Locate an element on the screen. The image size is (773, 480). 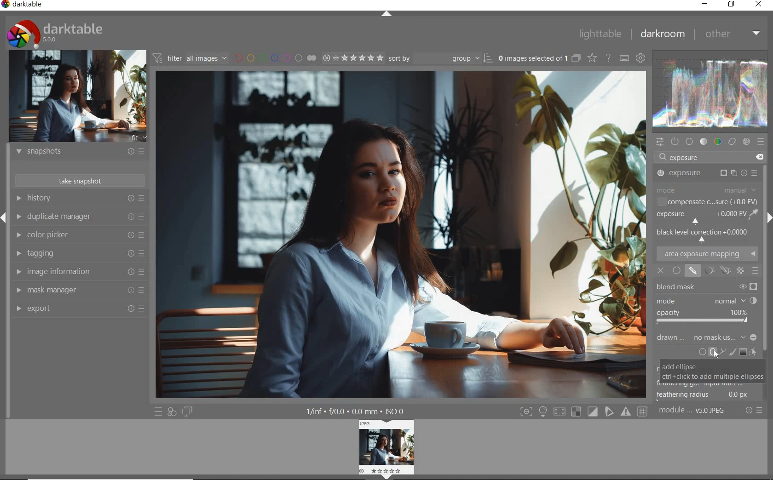
SHOW AND EDIT MASK ELEMNTS is located at coordinates (753, 352).